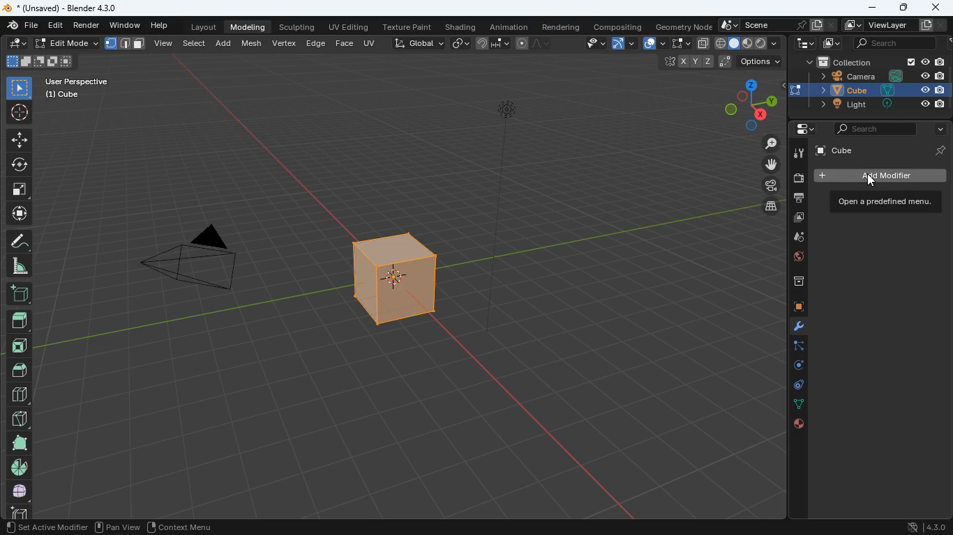  Describe the element at coordinates (252, 43) in the screenshot. I see `mesh` at that location.